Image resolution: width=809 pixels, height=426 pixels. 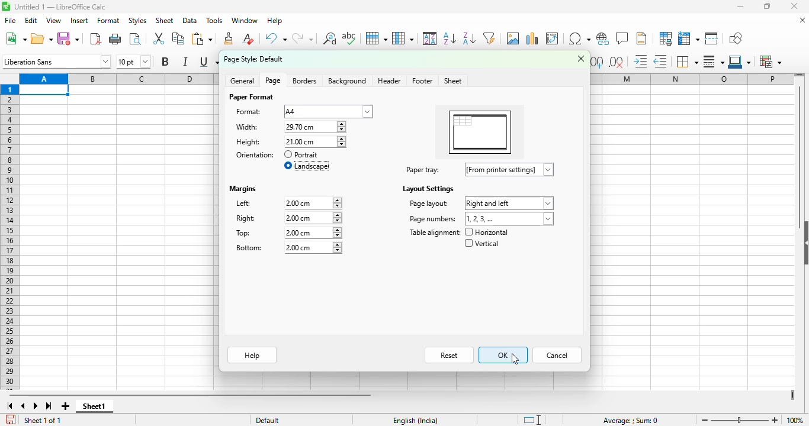 What do you see at coordinates (660, 62) in the screenshot?
I see `decrease indent` at bounding box center [660, 62].